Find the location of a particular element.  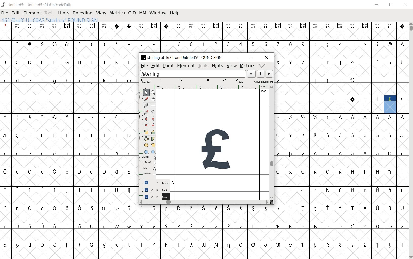

Symbol is located at coordinates (279, 154).